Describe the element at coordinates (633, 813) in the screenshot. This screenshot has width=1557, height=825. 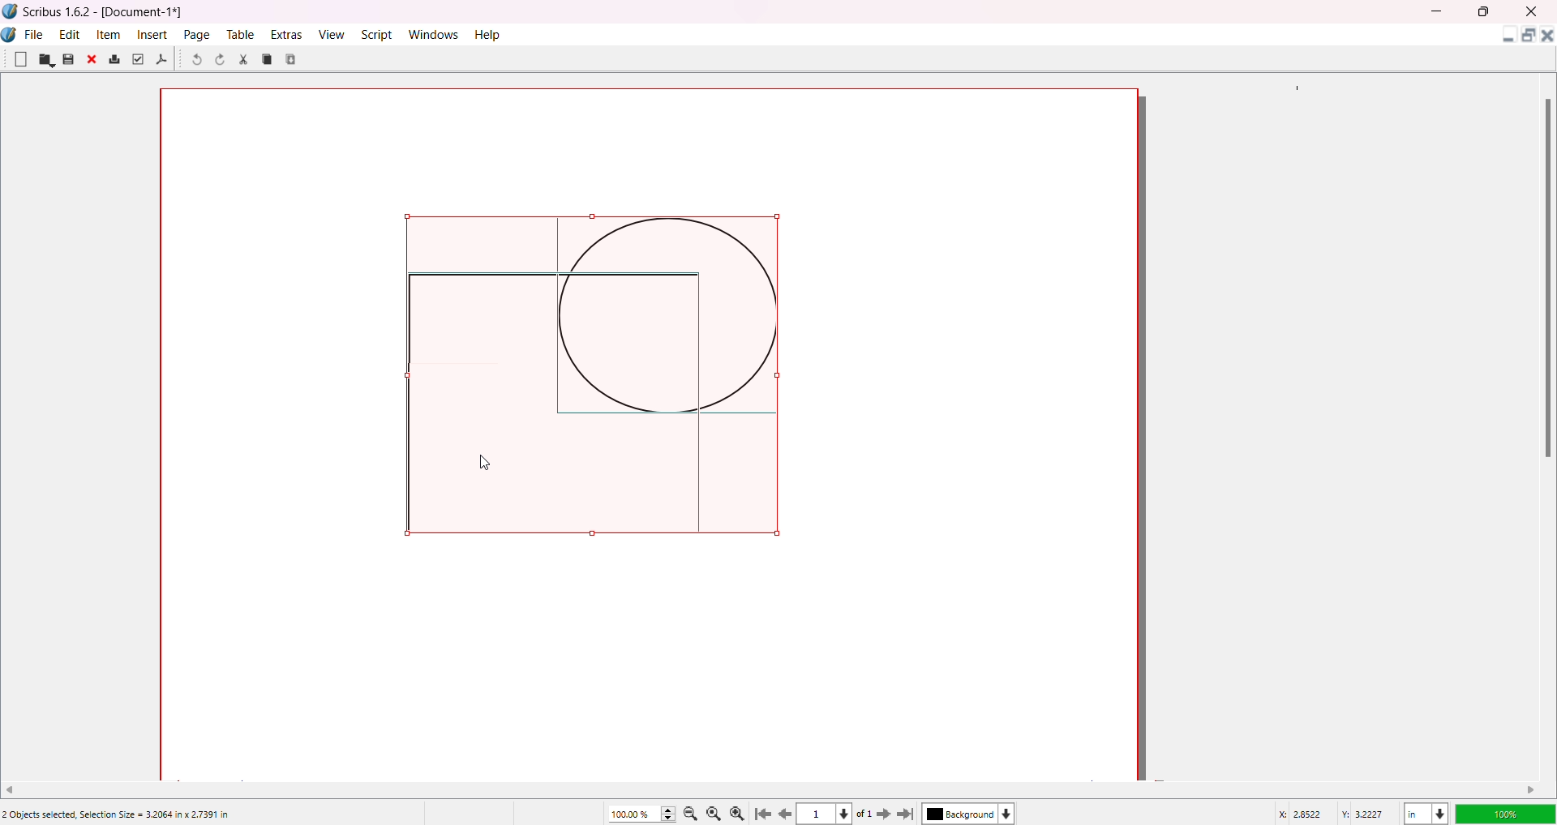
I see `Zoom percentage` at that location.